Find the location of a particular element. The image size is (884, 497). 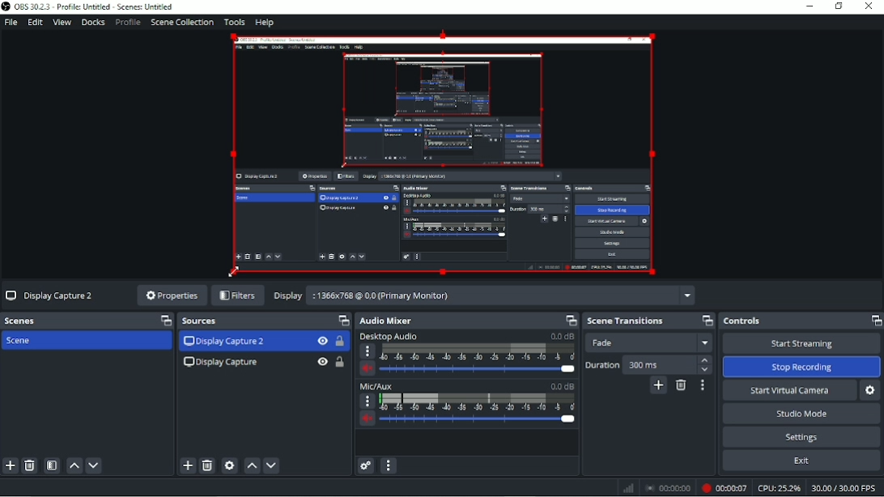

Audio Mixer is located at coordinates (394, 321).